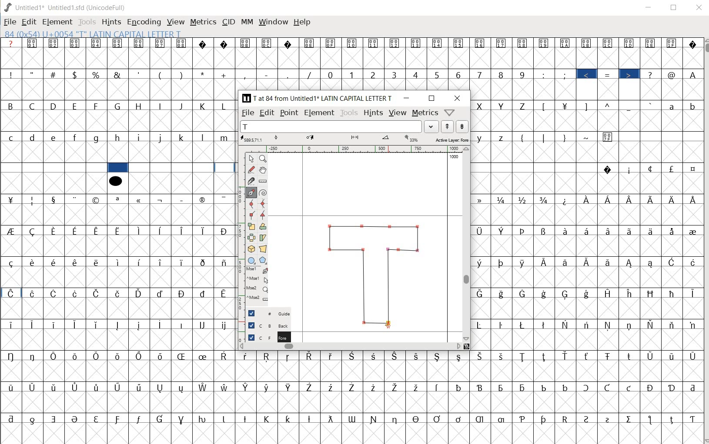 This screenshot has height=444, width=709. What do you see at coordinates (672, 419) in the screenshot?
I see `Symbol` at bounding box center [672, 419].